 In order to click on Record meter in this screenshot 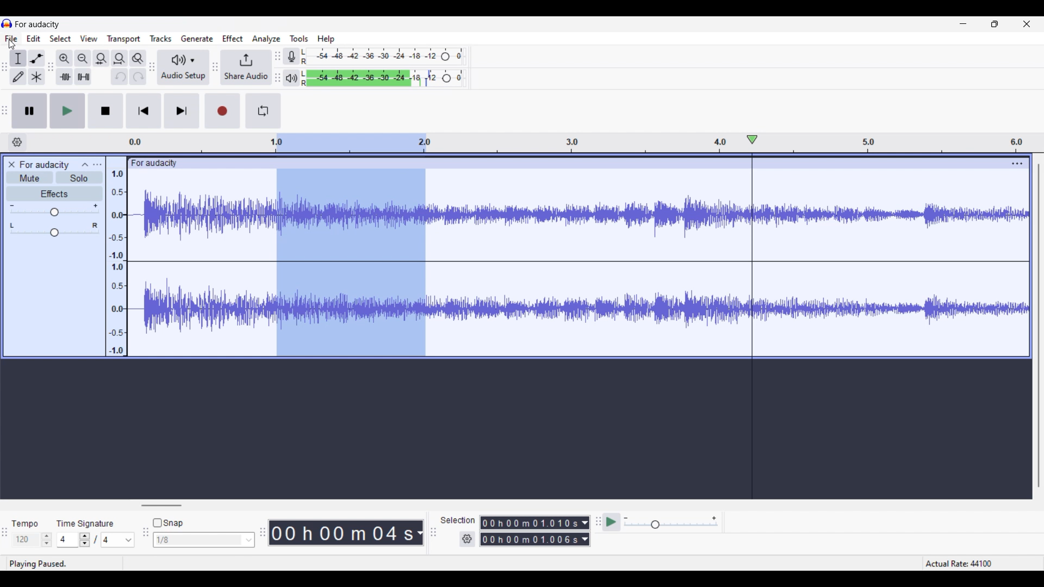, I will do `click(290, 56)`.